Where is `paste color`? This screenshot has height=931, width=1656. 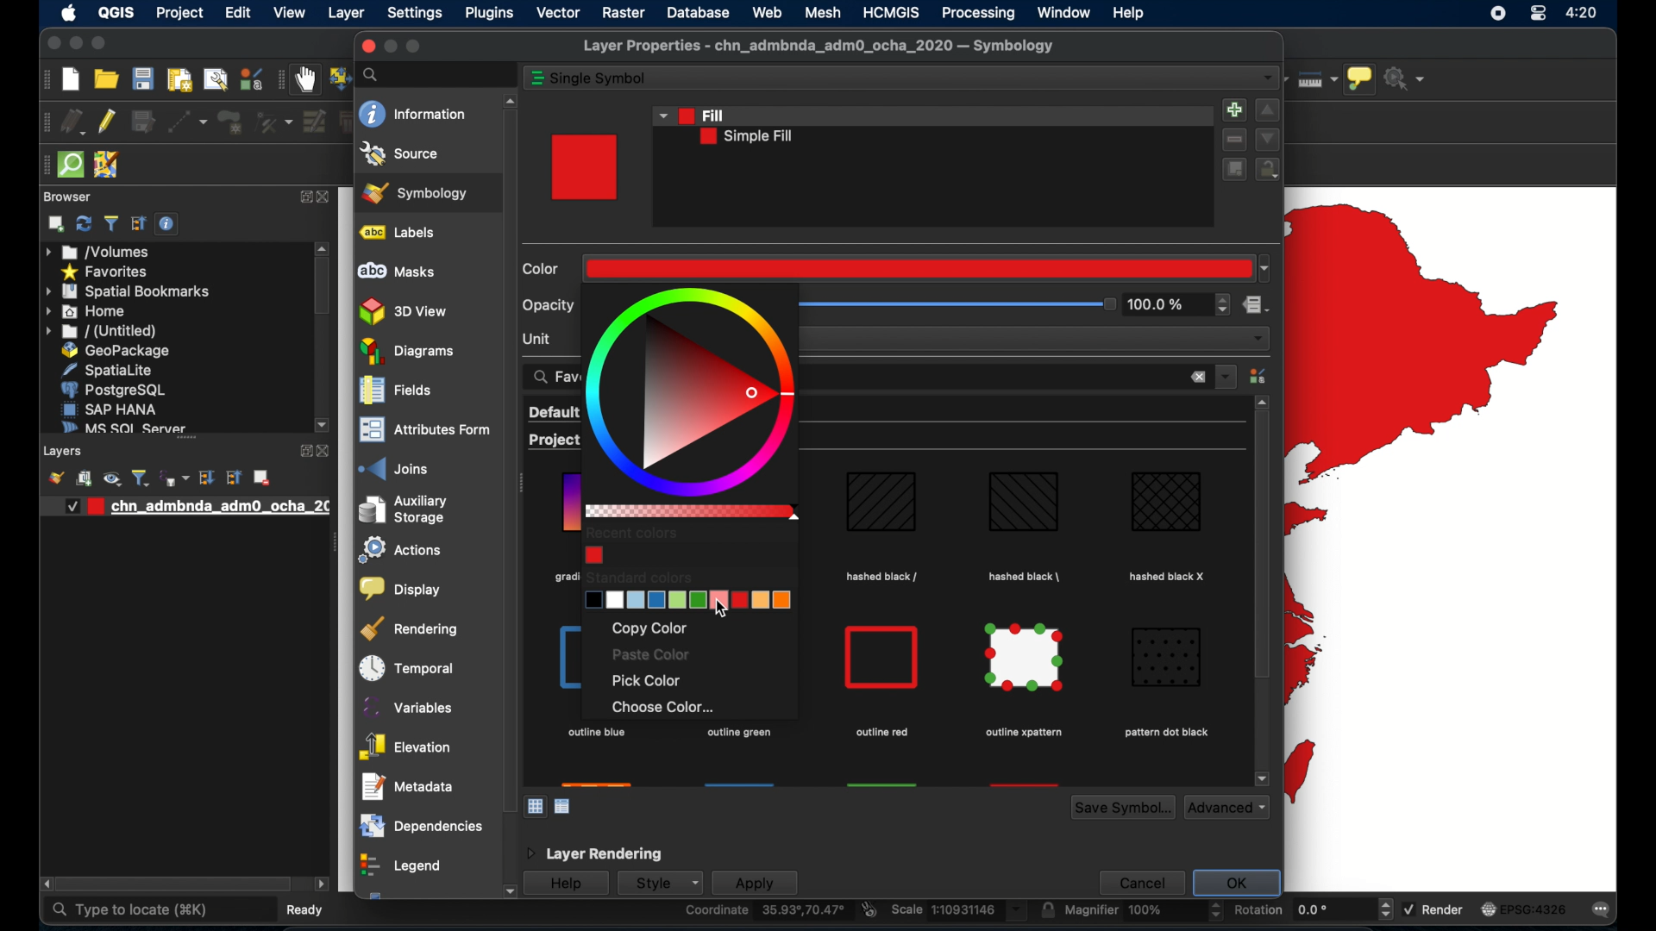
paste color is located at coordinates (649, 656).